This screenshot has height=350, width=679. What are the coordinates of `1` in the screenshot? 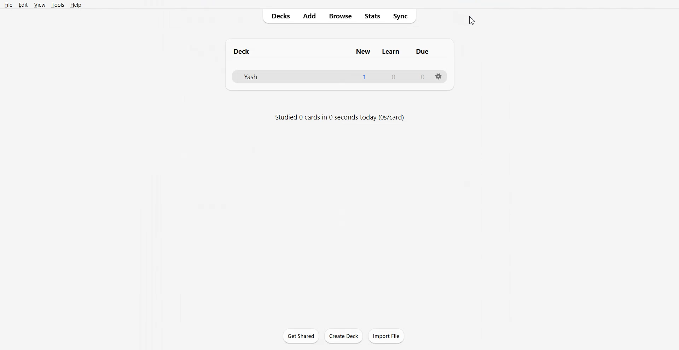 It's located at (365, 77).